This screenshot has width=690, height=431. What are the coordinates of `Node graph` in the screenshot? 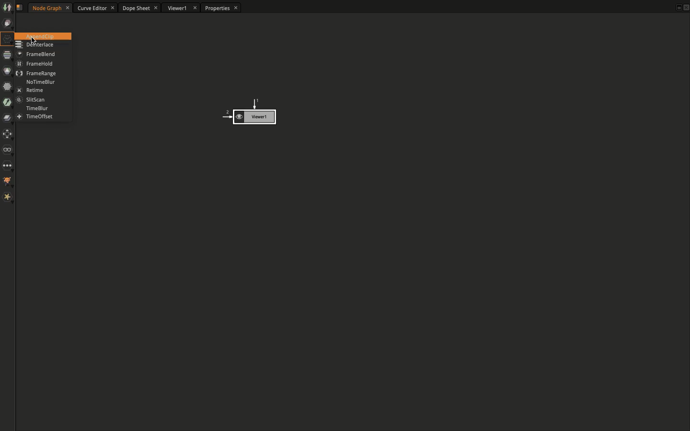 It's located at (51, 7).